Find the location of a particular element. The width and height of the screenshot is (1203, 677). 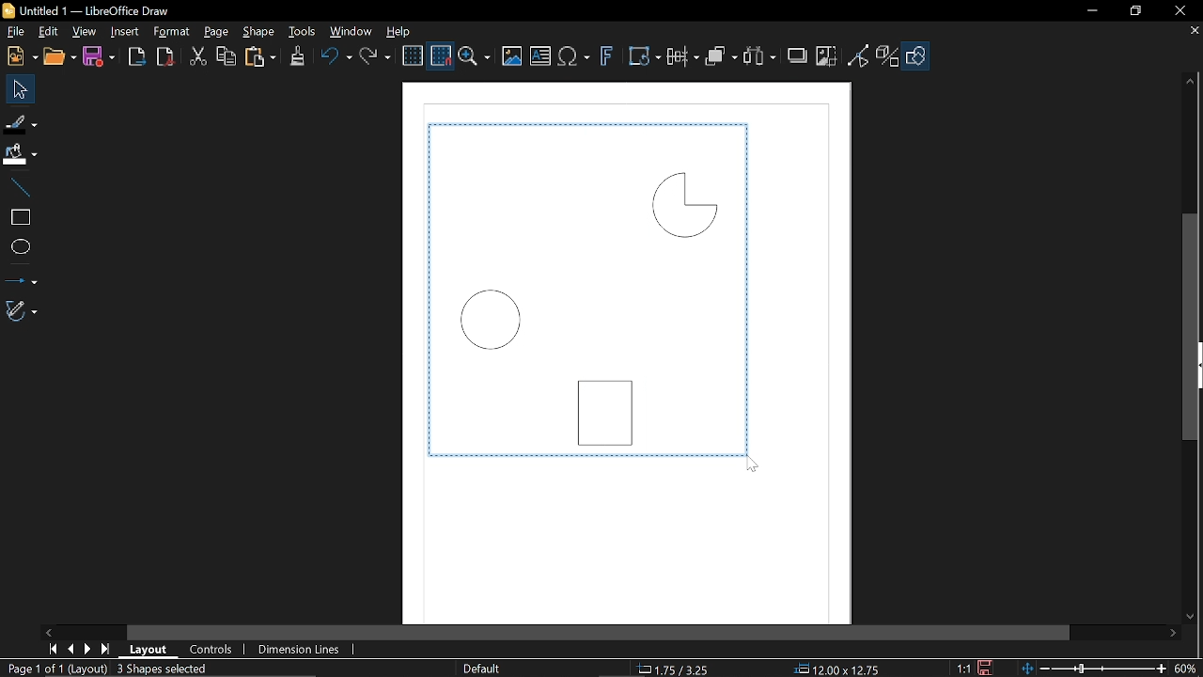

Line around selected objects is located at coordinates (752, 286).